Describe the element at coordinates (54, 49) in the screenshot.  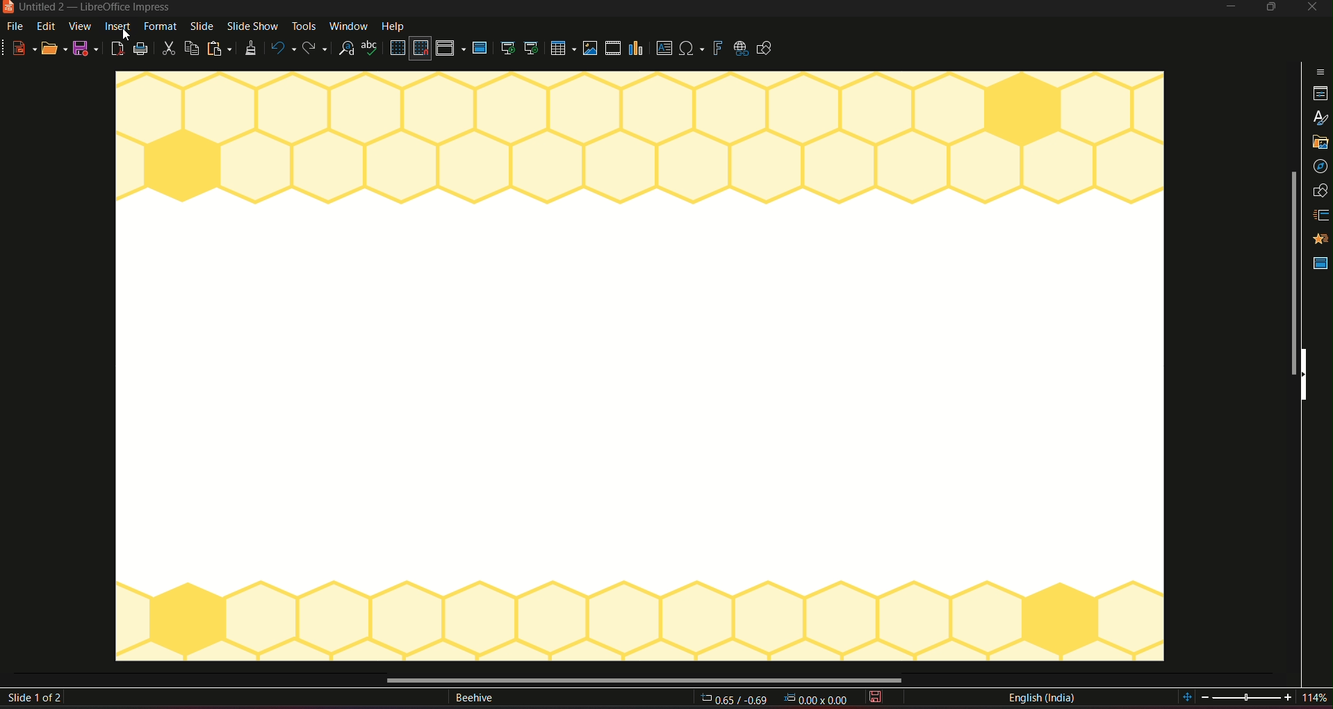
I see `open` at that location.